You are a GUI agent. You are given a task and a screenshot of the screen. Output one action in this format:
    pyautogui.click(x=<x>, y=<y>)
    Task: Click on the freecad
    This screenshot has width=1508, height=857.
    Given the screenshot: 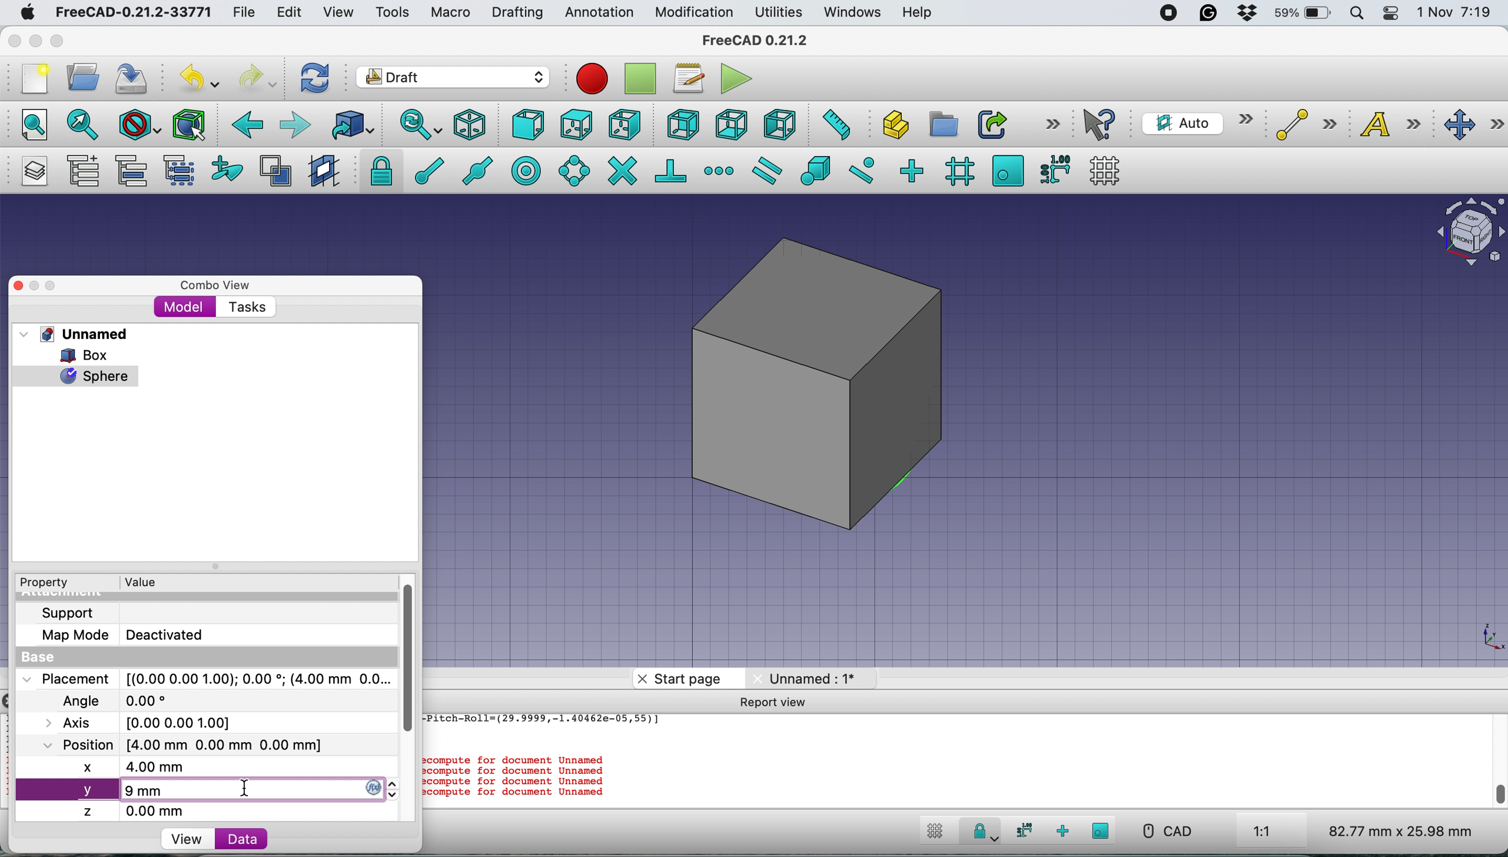 What is the action you would take?
    pyautogui.click(x=133, y=13)
    